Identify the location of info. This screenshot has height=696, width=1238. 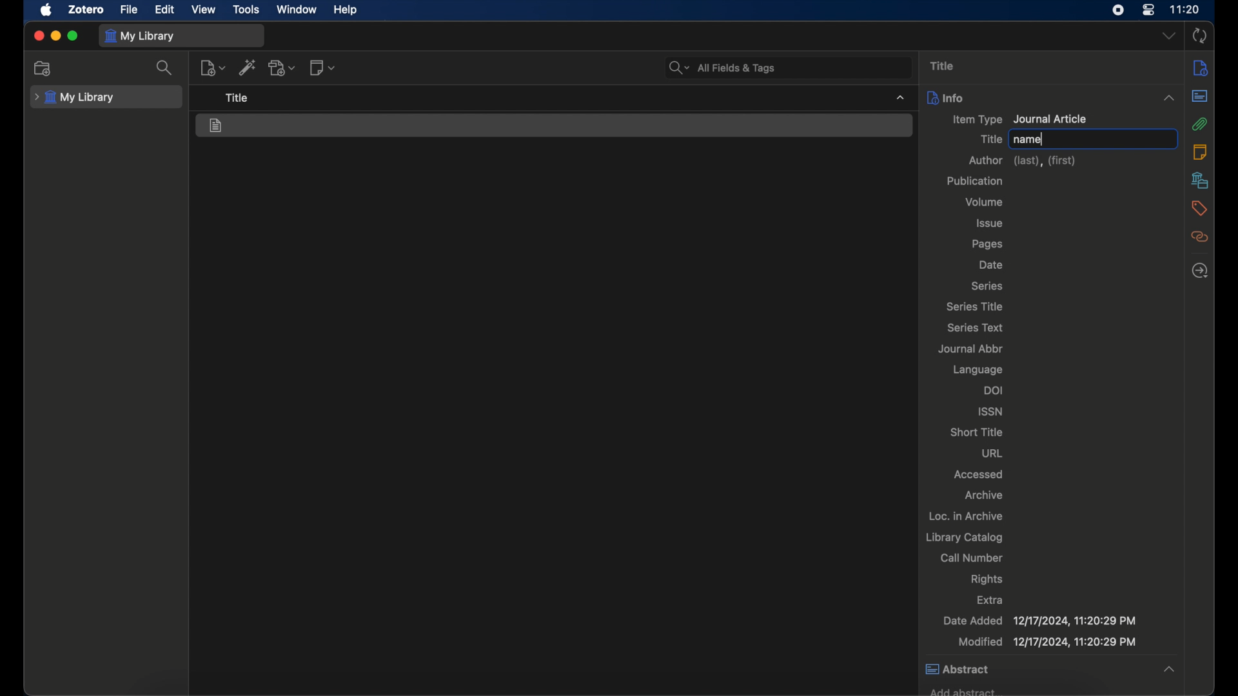
(1051, 97).